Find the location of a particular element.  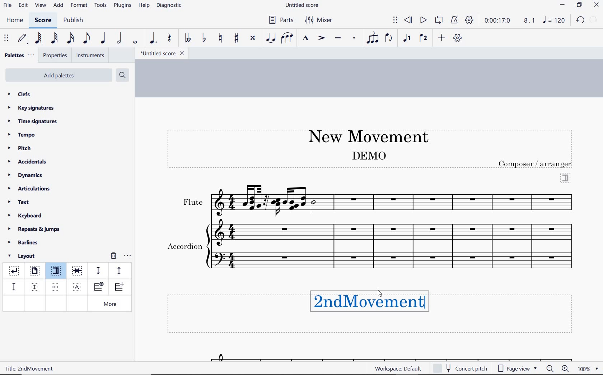

NOTE is located at coordinates (555, 20).